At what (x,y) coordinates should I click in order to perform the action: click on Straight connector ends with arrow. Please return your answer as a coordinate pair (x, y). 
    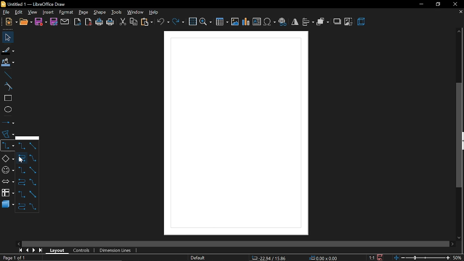
    Looking at the image, I should click on (33, 158).